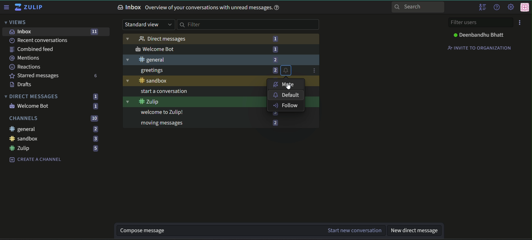 This screenshot has height=240, width=532. What do you see at coordinates (218, 231) in the screenshot?
I see `compose message` at bounding box center [218, 231].